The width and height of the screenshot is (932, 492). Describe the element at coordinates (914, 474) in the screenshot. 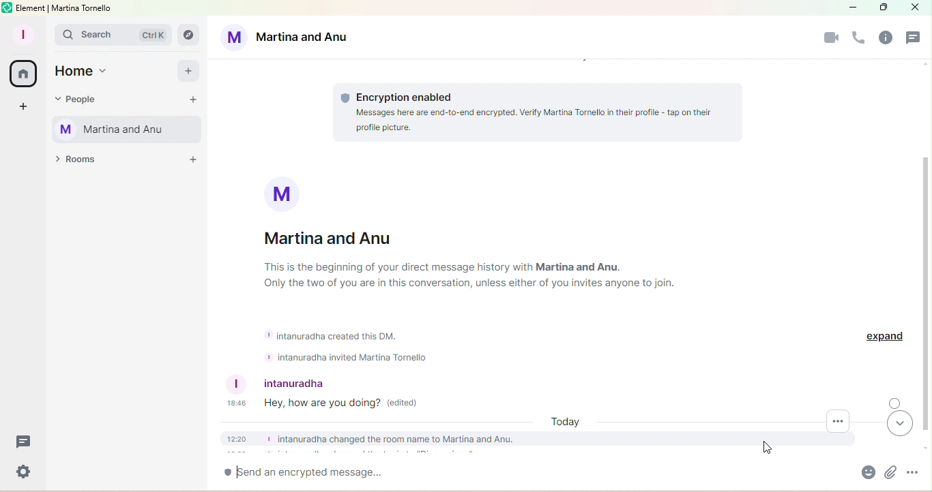

I see `More Options` at that location.